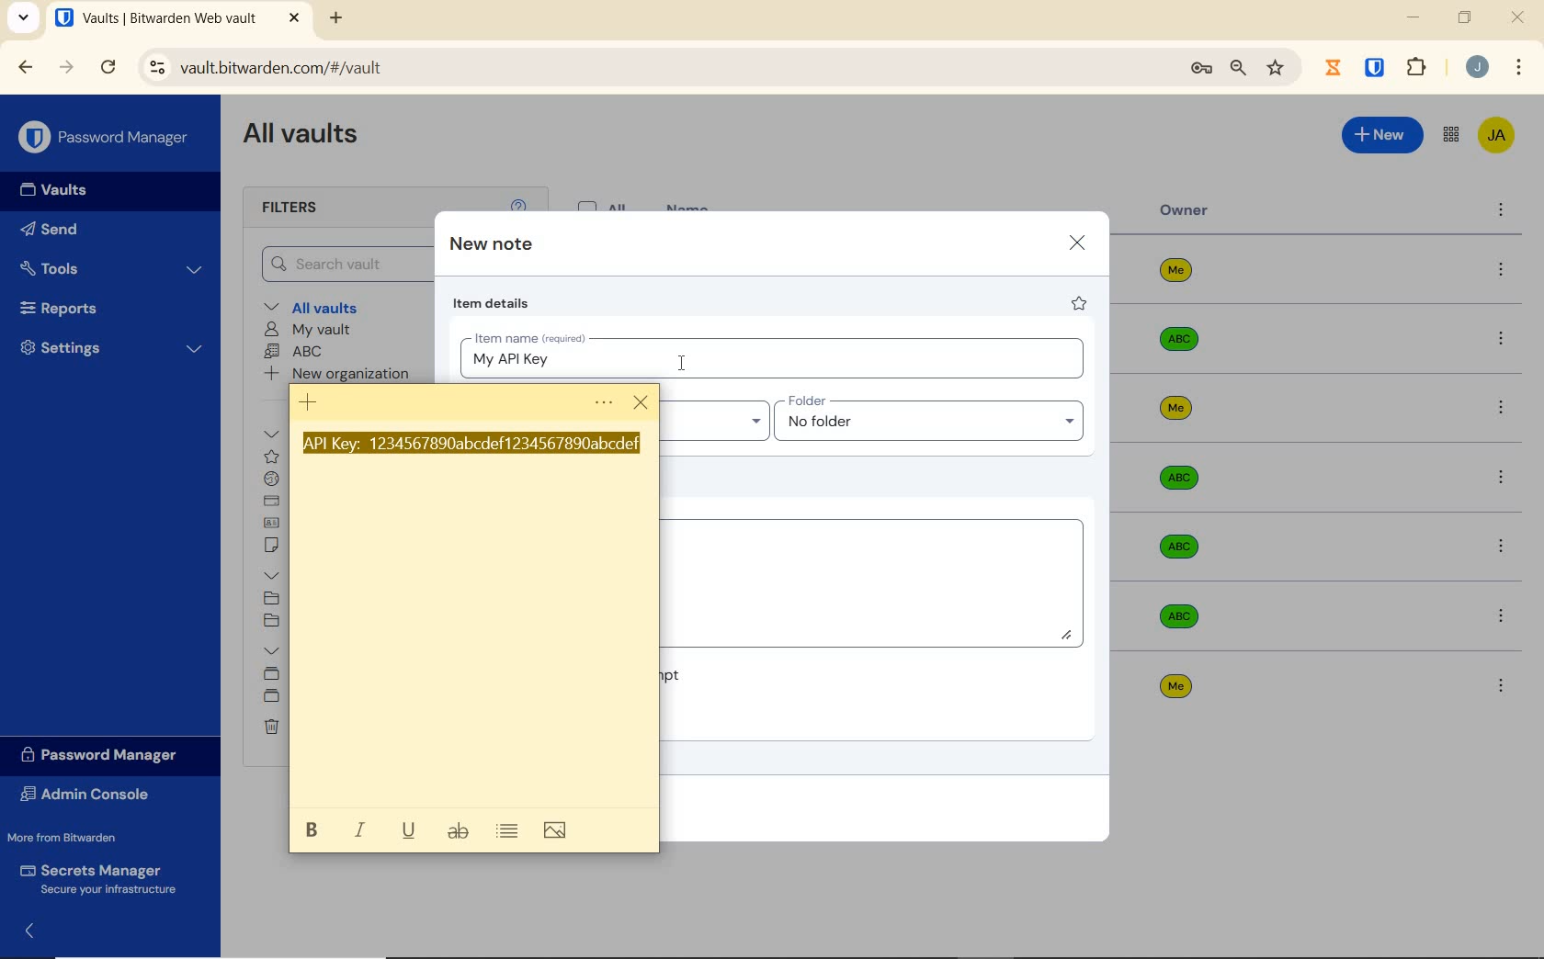 Image resolution: width=1544 pixels, height=959 pixels. Describe the element at coordinates (24, 17) in the screenshot. I see `search tabs` at that location.